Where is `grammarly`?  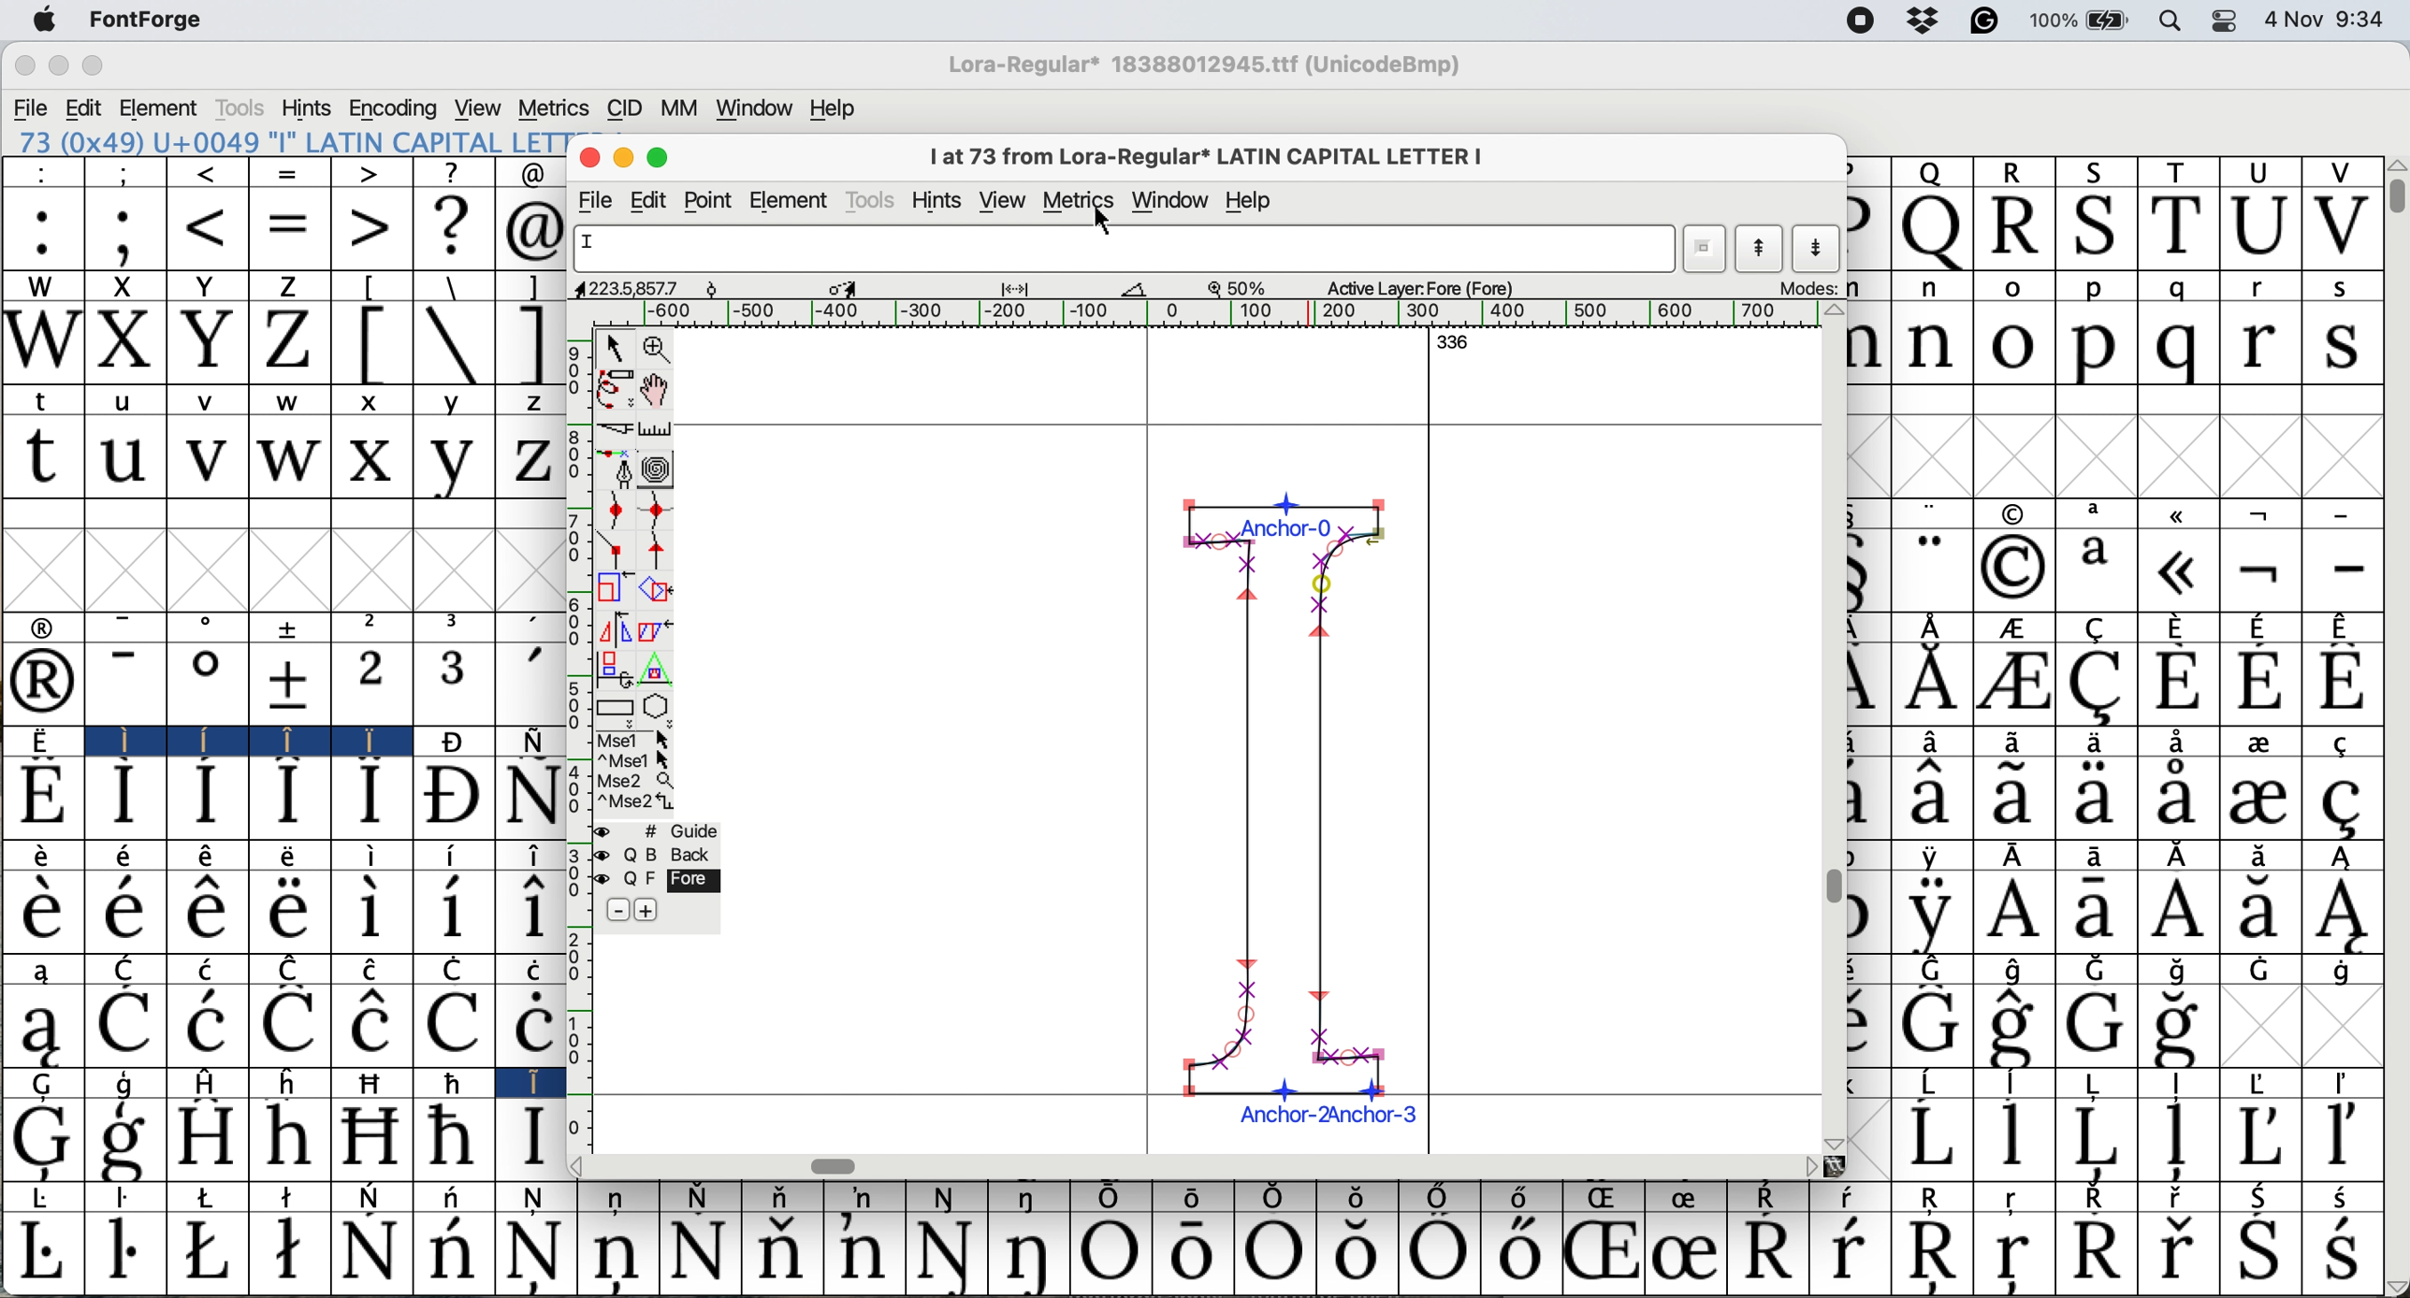 grammarly is located at coordinates (1993, 22).